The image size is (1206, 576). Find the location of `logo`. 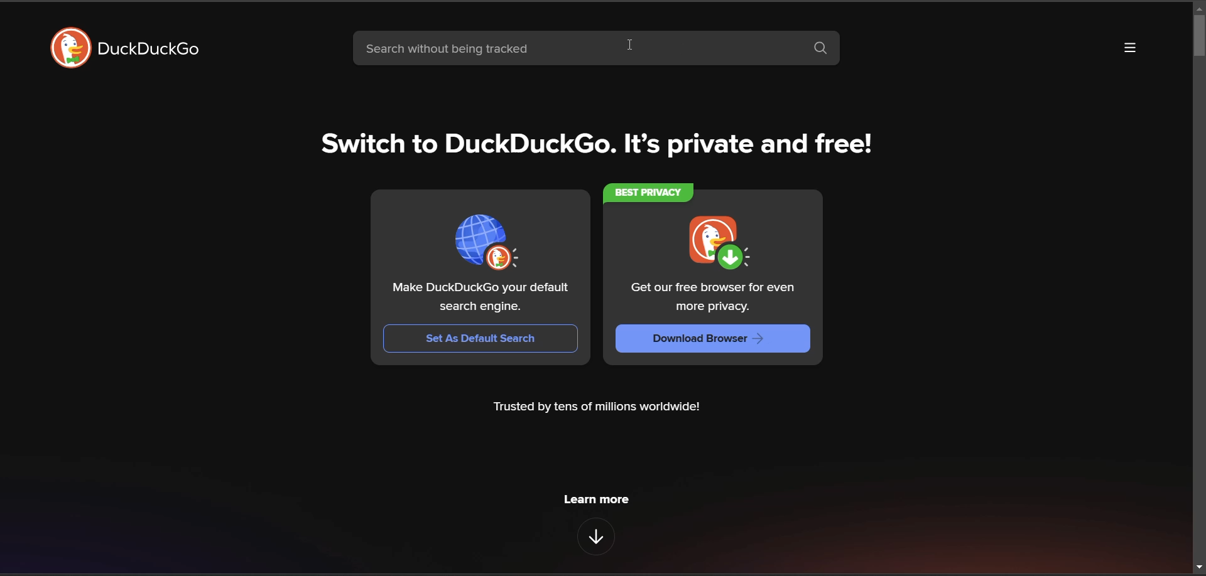

logo is located at coordinates (719, 241).